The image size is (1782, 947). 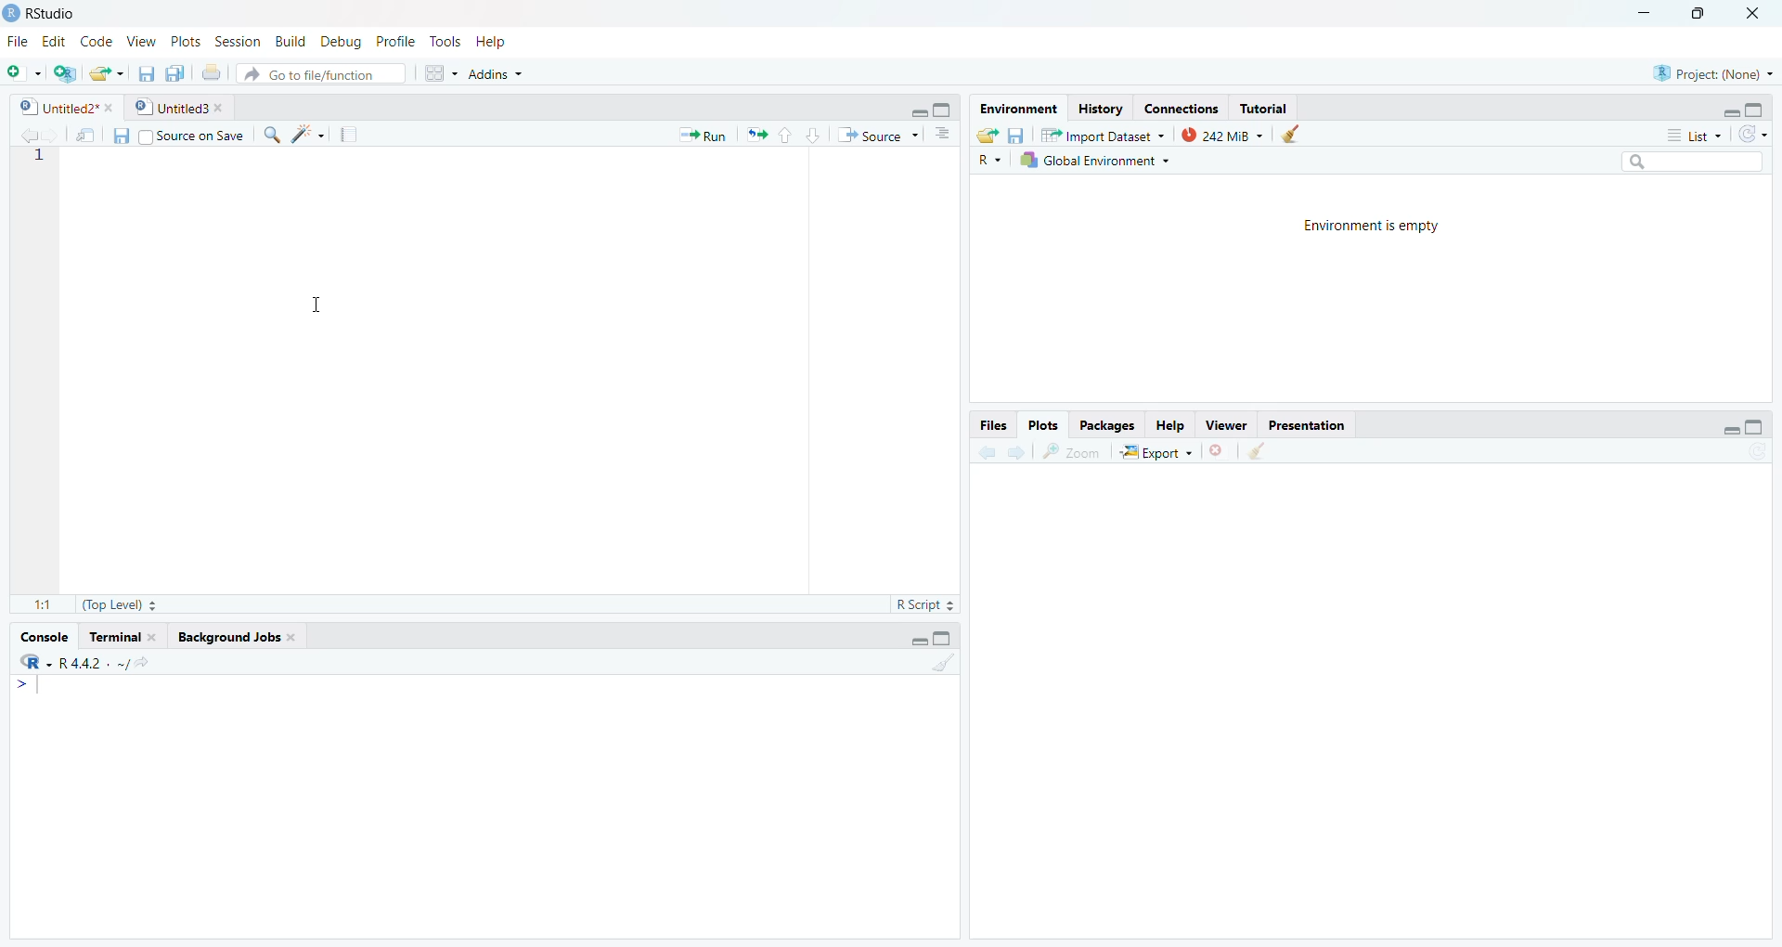 I want to click on close, so click(x=1220, y=450).